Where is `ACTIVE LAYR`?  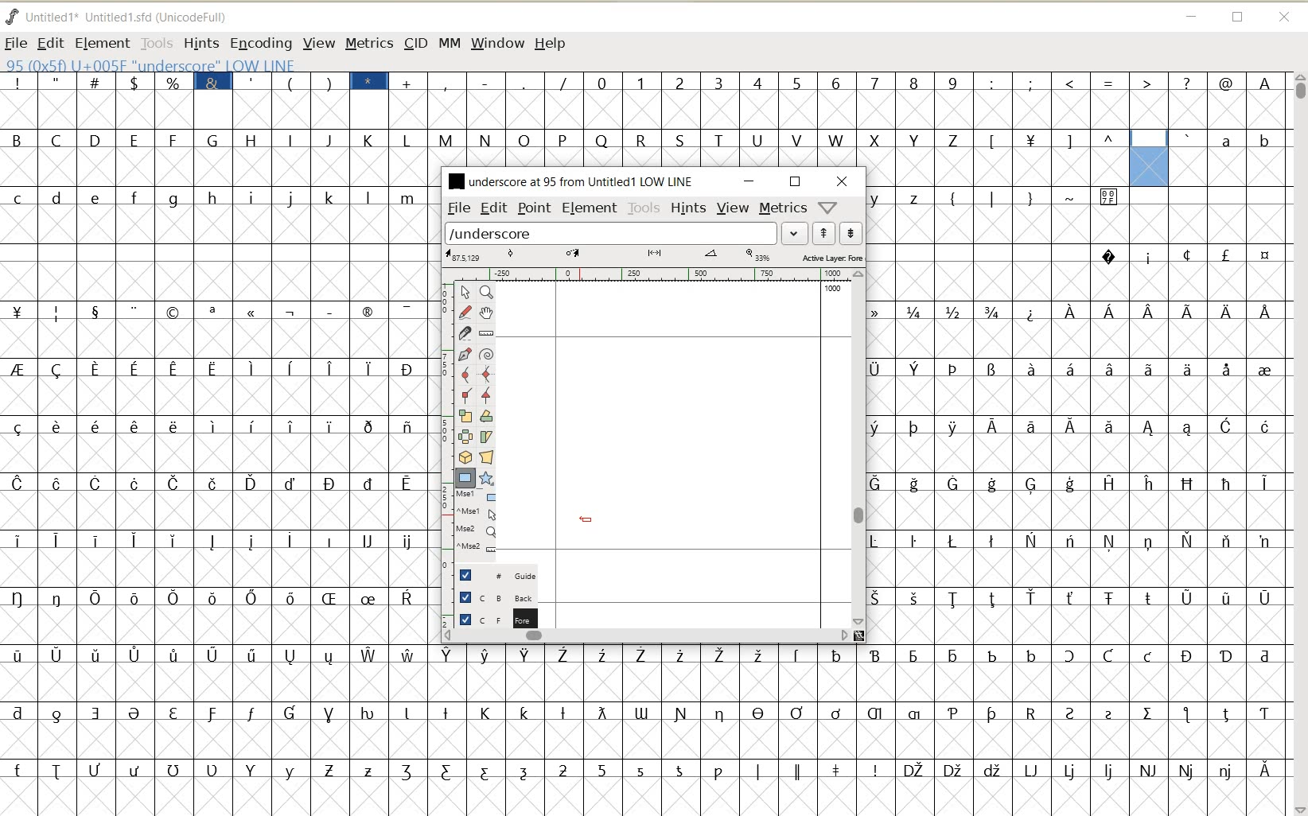 ACTIVE LAYR is located at coordinates (654, 256).